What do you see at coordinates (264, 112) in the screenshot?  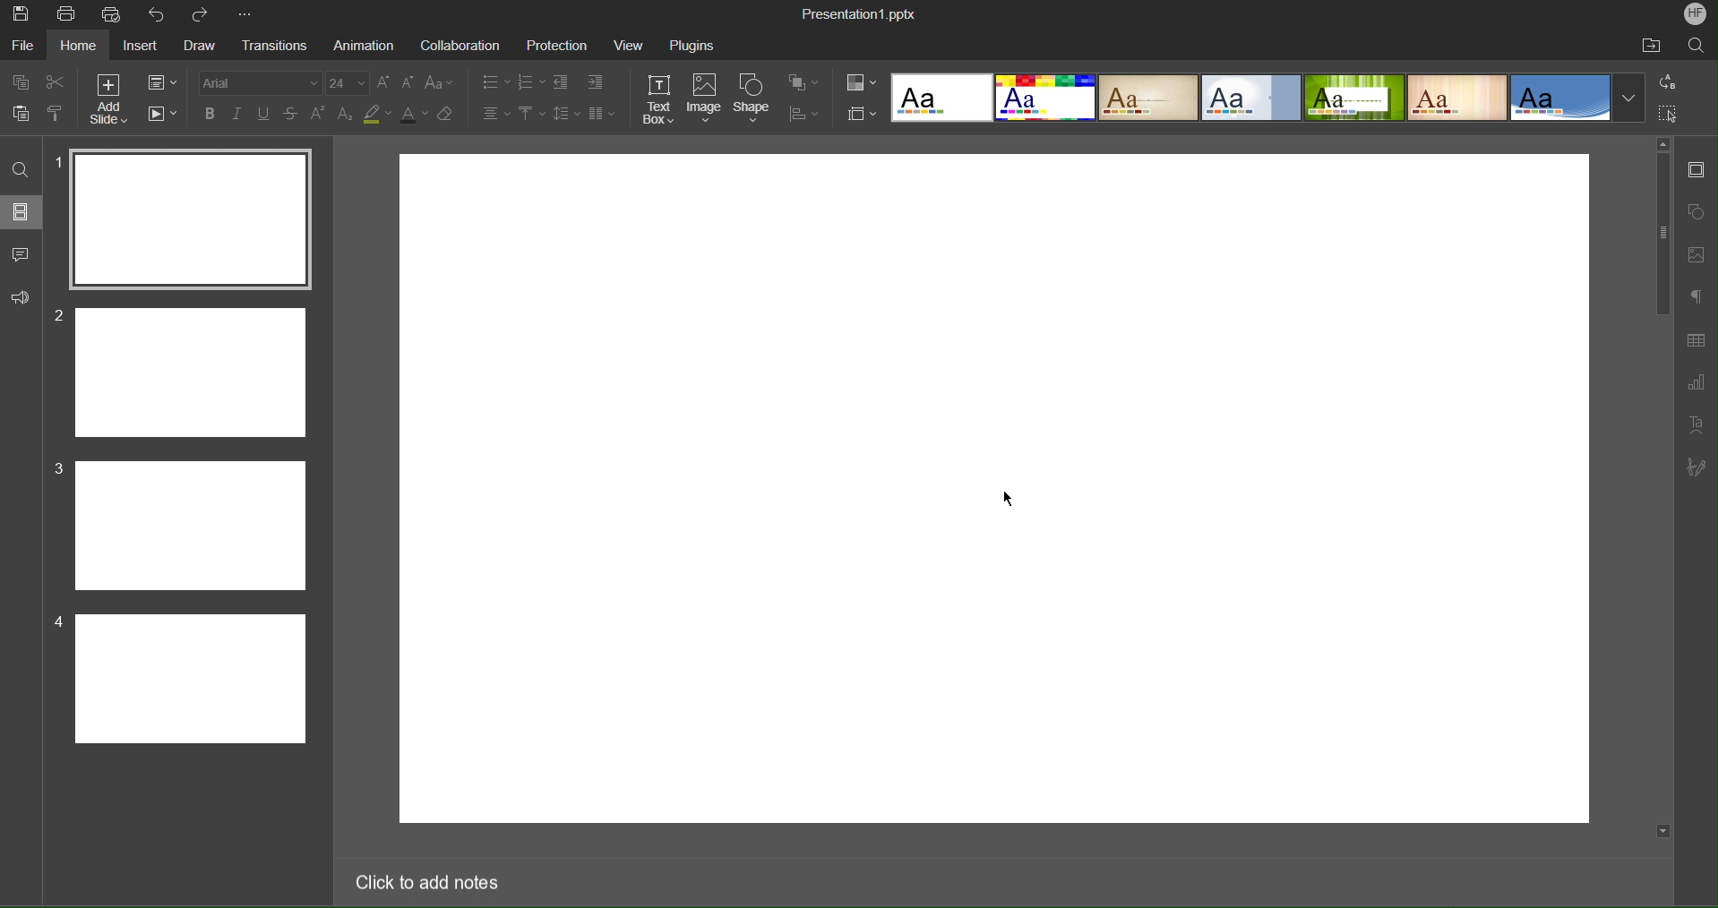 I see `underline` at bounding box center [264, 112].